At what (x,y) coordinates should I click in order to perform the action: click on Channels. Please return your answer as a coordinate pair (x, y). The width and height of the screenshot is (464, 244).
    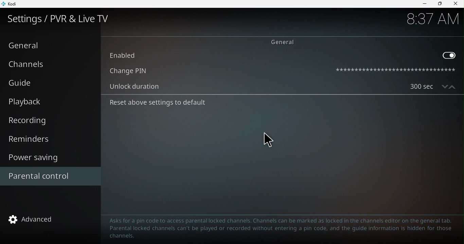
    Looking at the image, I should click on (48, 64).